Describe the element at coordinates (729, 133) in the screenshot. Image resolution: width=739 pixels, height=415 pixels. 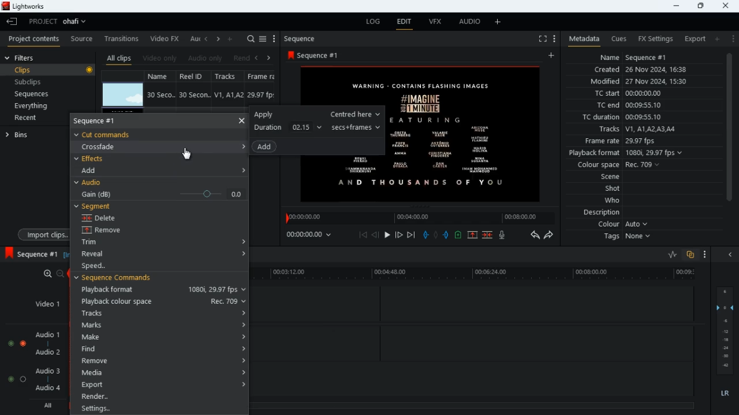
I see `scroll` at that location.